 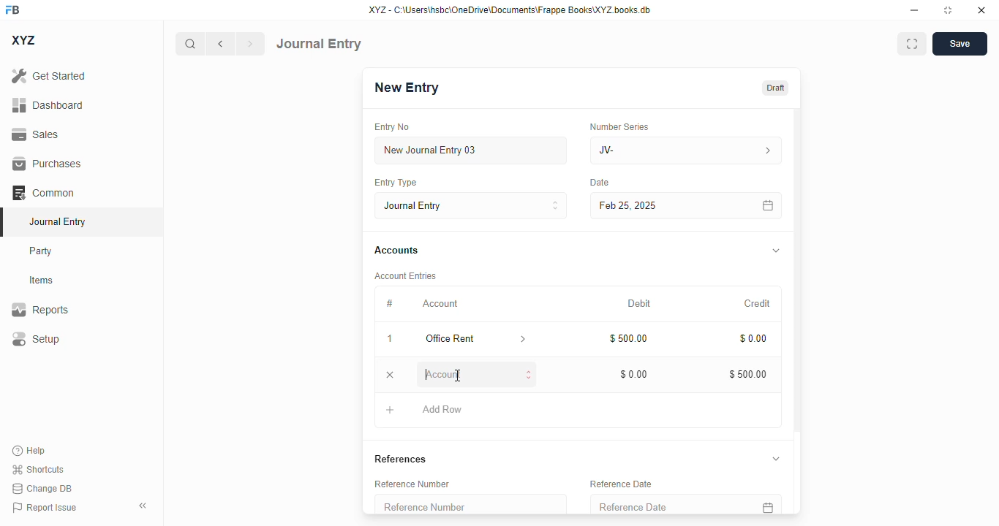 What do you see at coordinates (24, 40) in the screenshot?
I see `XYZ` at bounding box center [24, 40].